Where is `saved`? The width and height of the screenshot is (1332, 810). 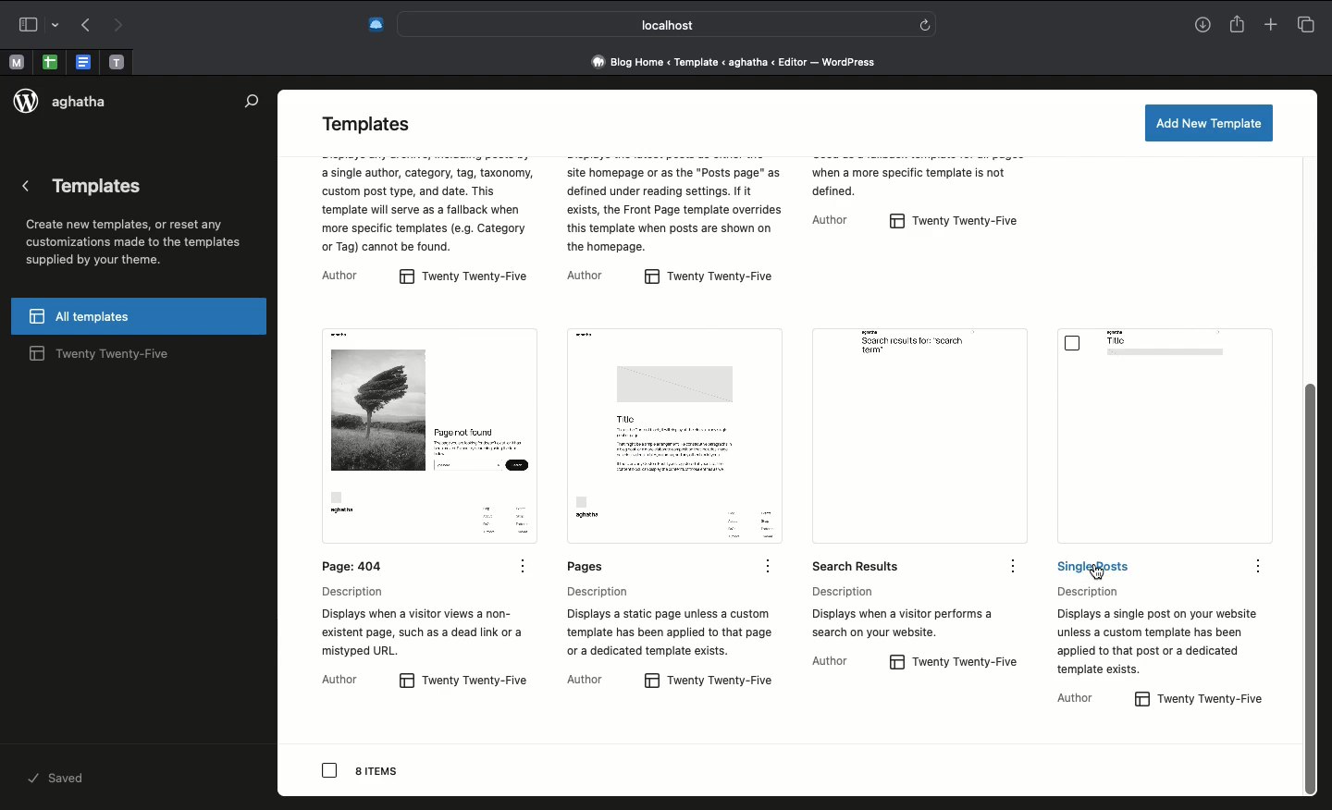
saved is located at coordinates (66, 777).